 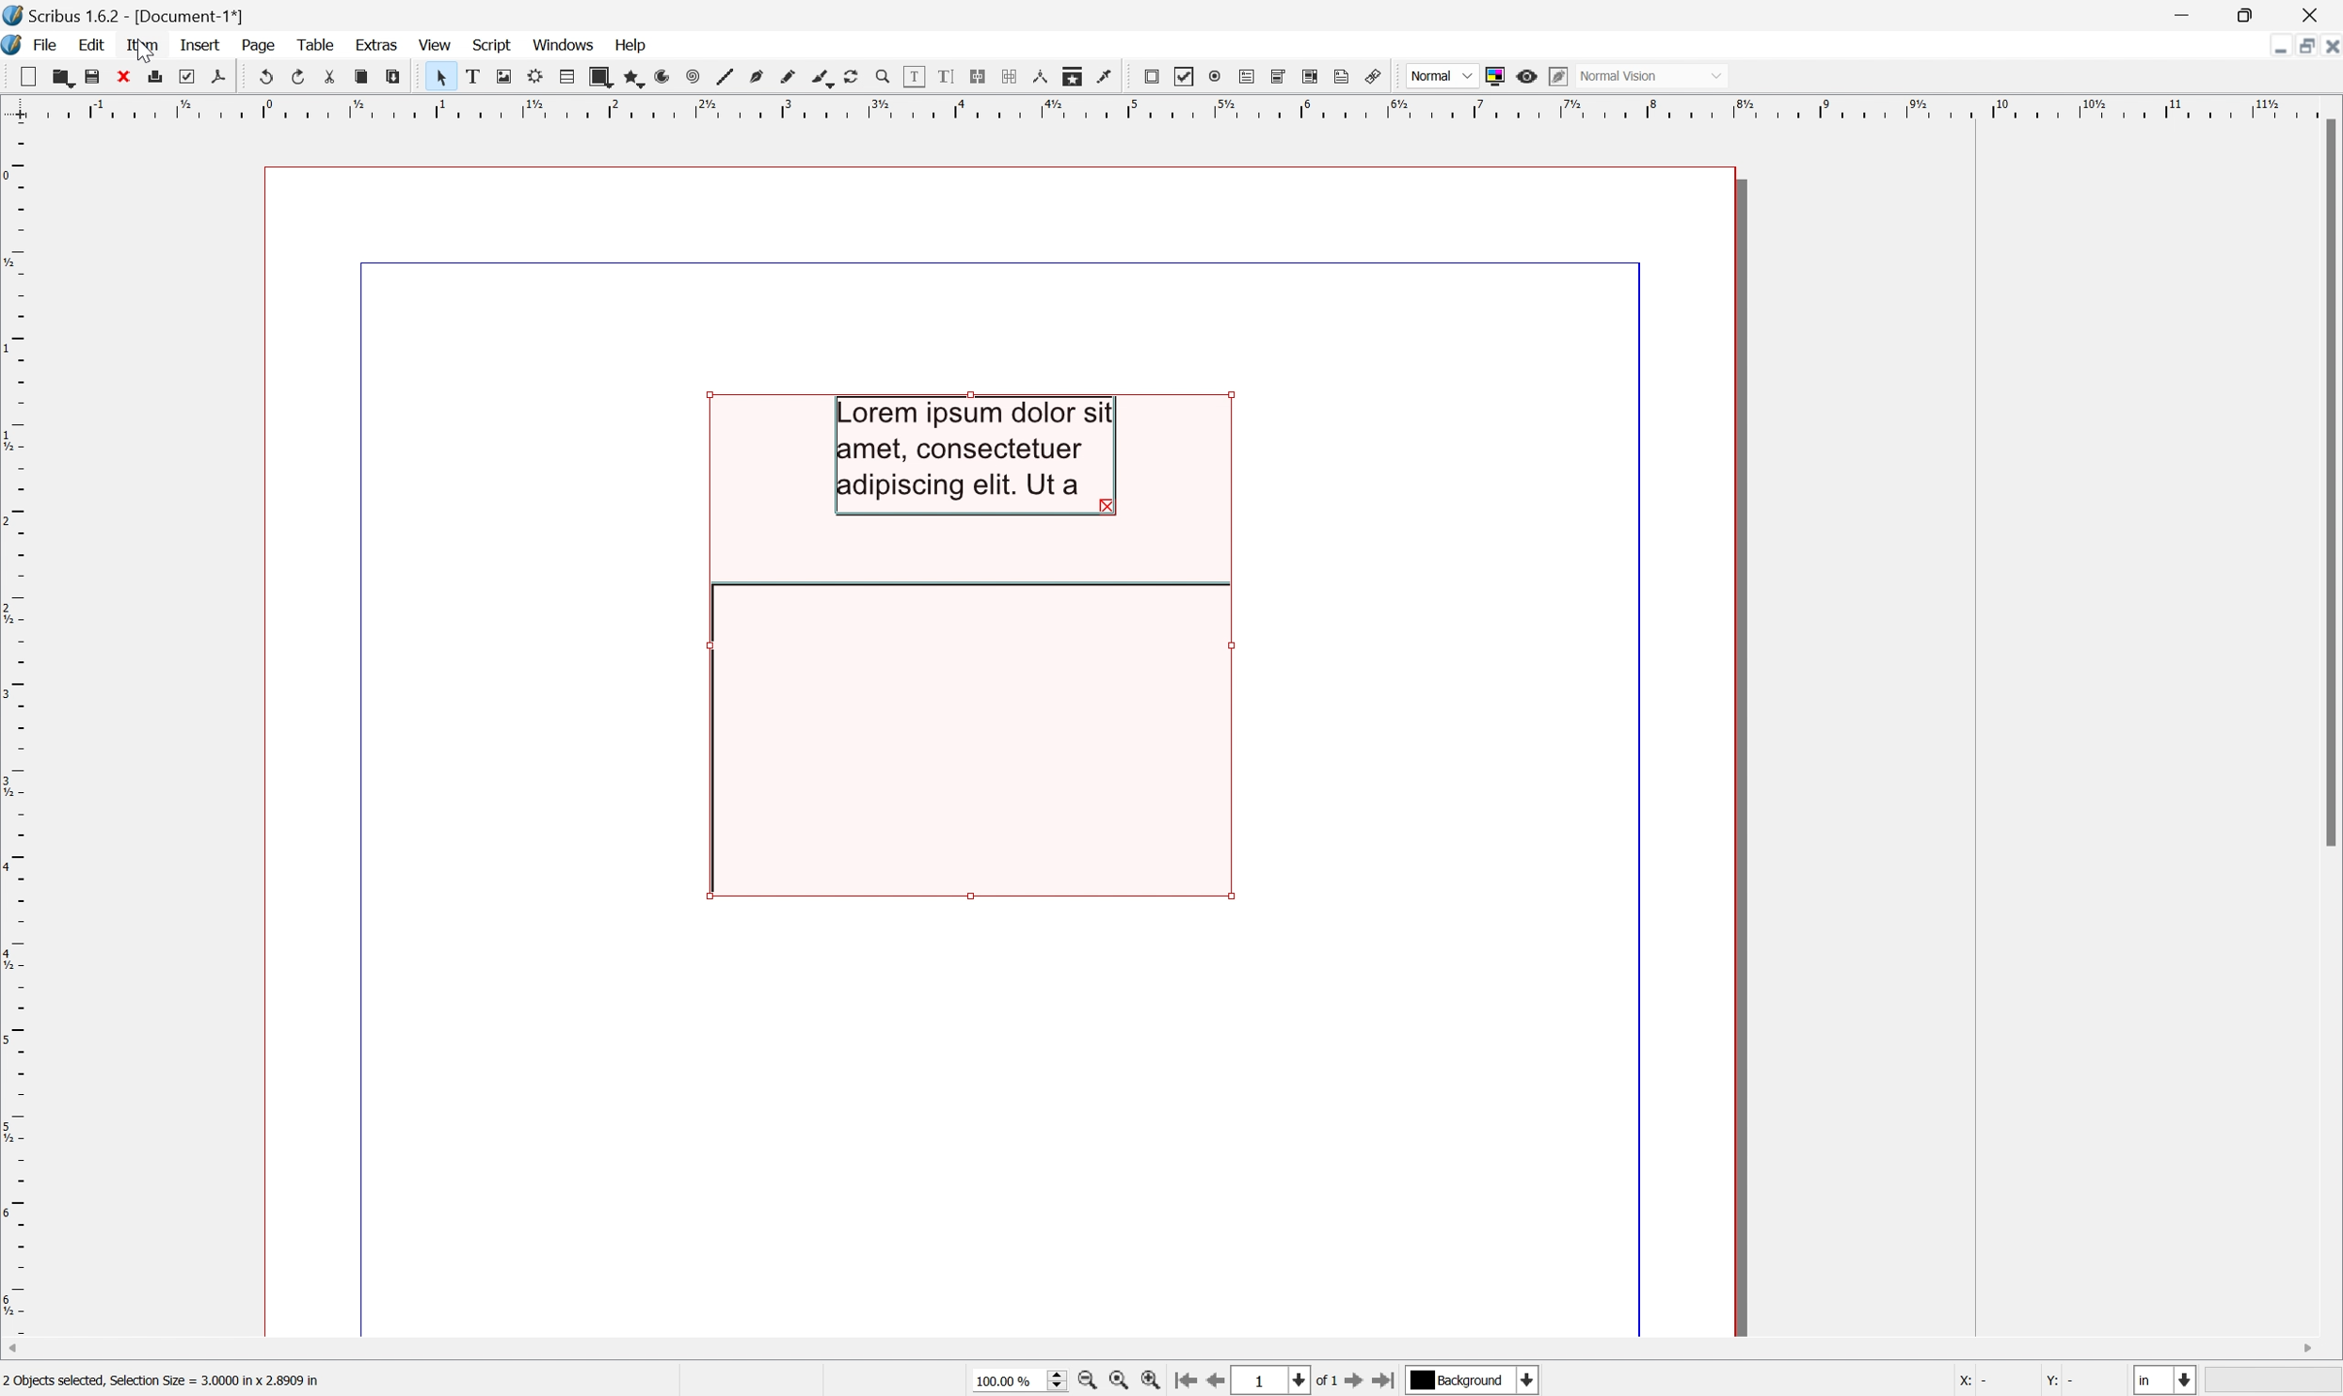 I want to click on Restore Down, so click(x=2245, y=11).